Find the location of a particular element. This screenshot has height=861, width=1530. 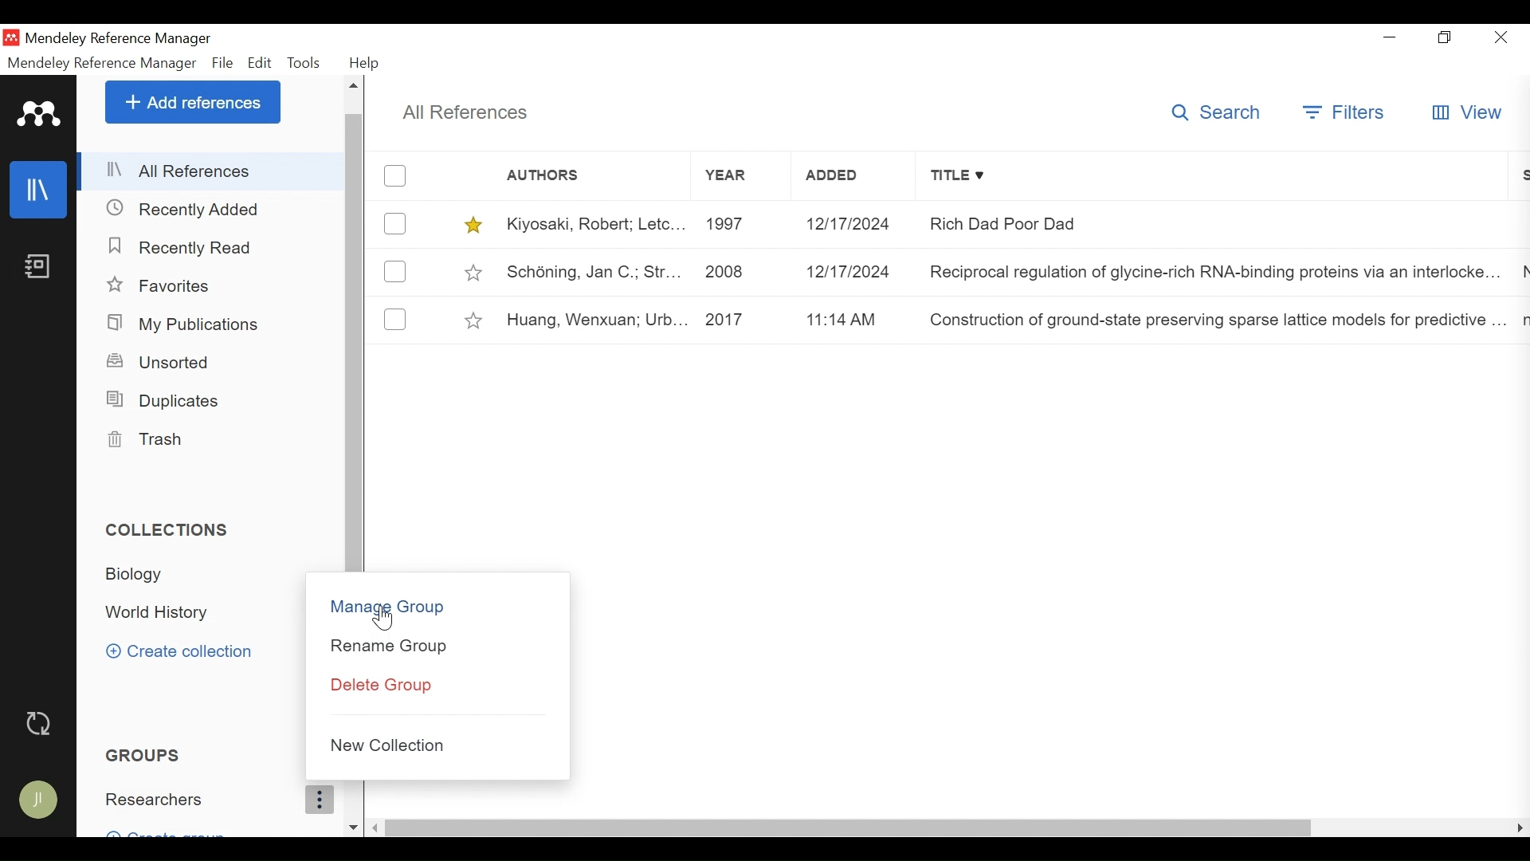

(un)select is located at coordinates (398, 175).